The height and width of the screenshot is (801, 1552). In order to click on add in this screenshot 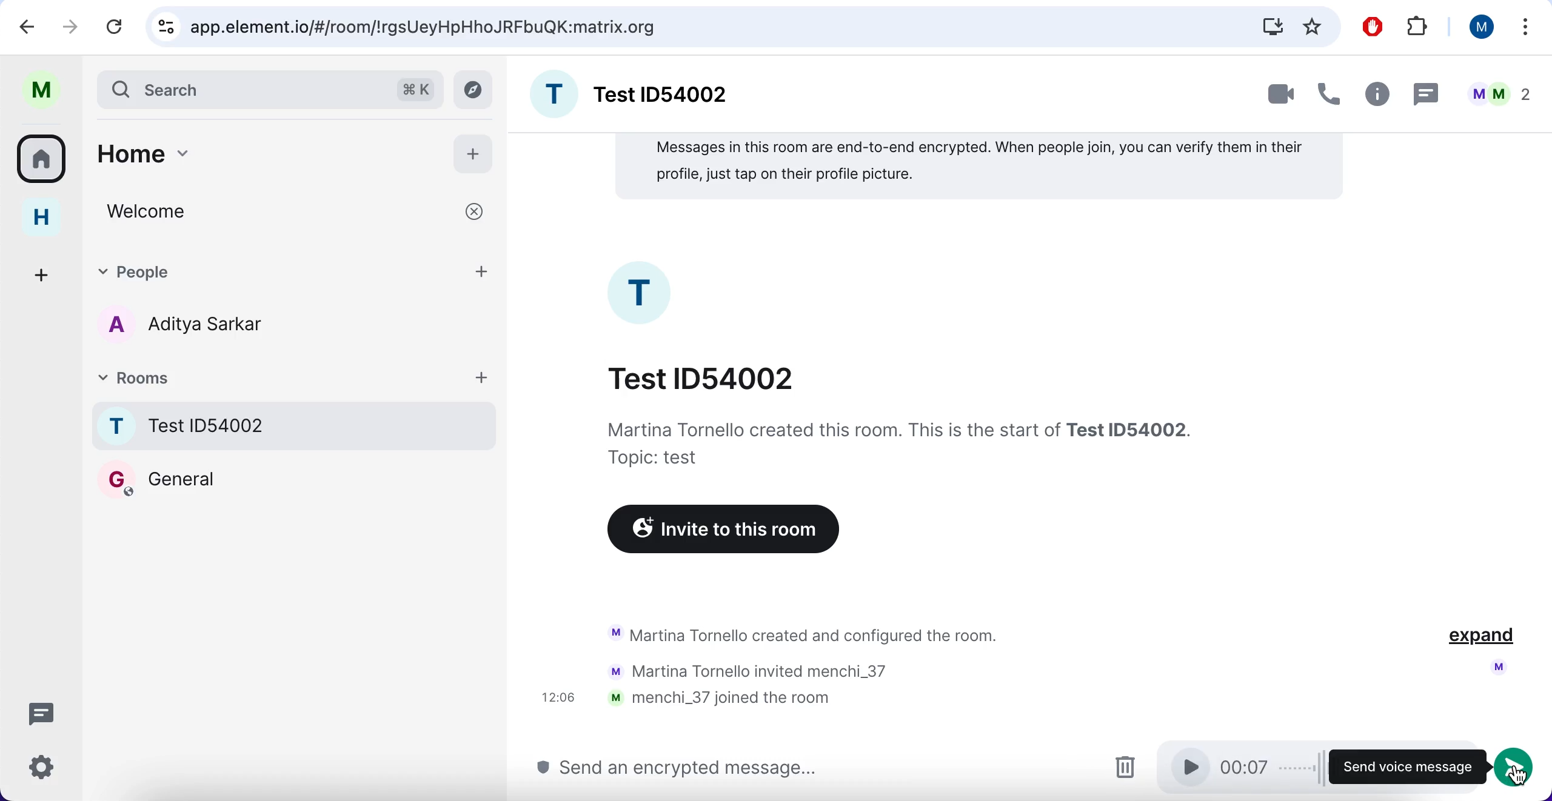, I will do `click(475, 155)`.